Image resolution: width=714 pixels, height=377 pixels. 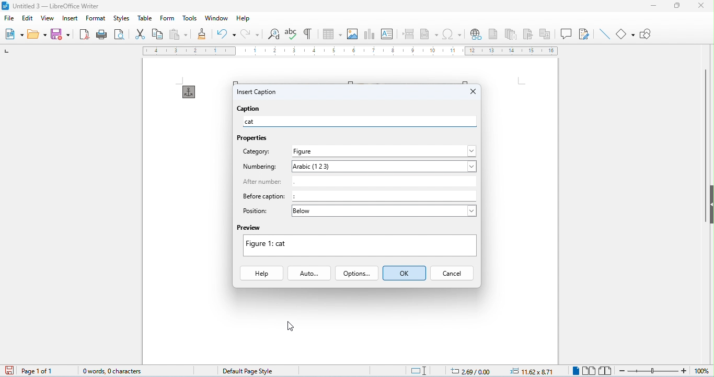 I want to click on close, so click(x=473, y=92).